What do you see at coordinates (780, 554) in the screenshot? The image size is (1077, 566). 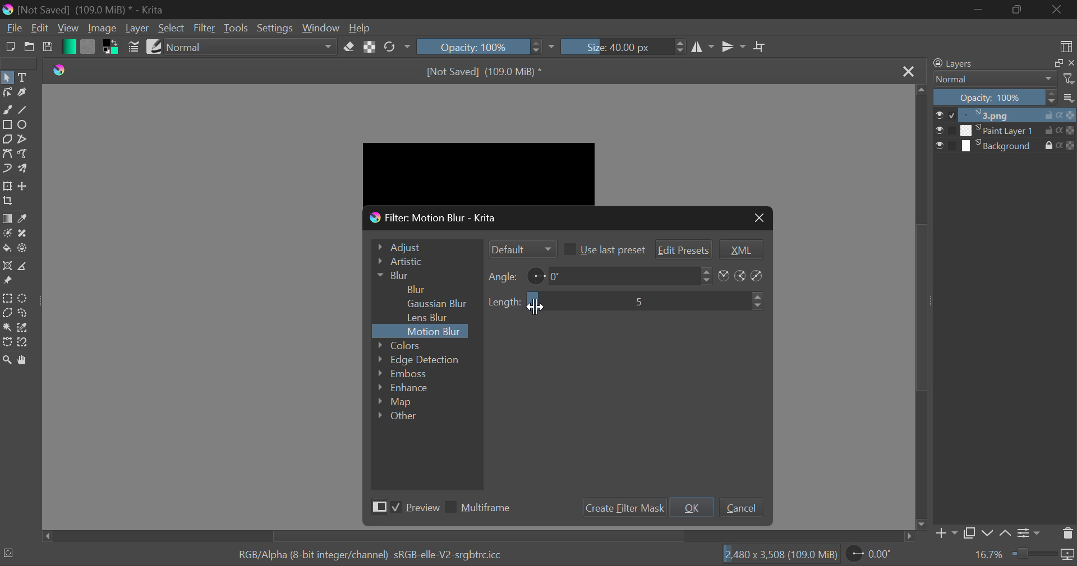 I see `12,480 x 3,508 (109.0 MiB)` at bounding box center [780, 554].